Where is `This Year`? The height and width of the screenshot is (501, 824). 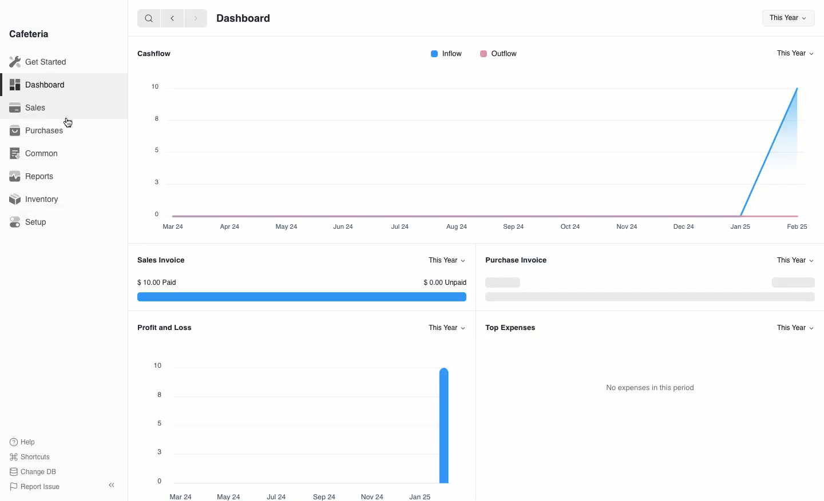 This Year is located at coordinates (795, 327).